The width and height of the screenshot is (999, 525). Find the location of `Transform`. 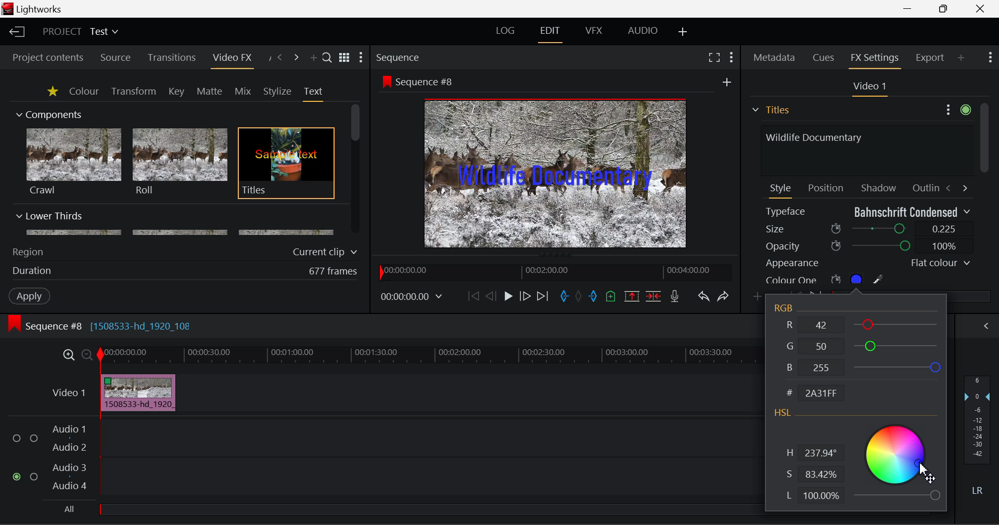

Transform is located at coordinates (135, 92).